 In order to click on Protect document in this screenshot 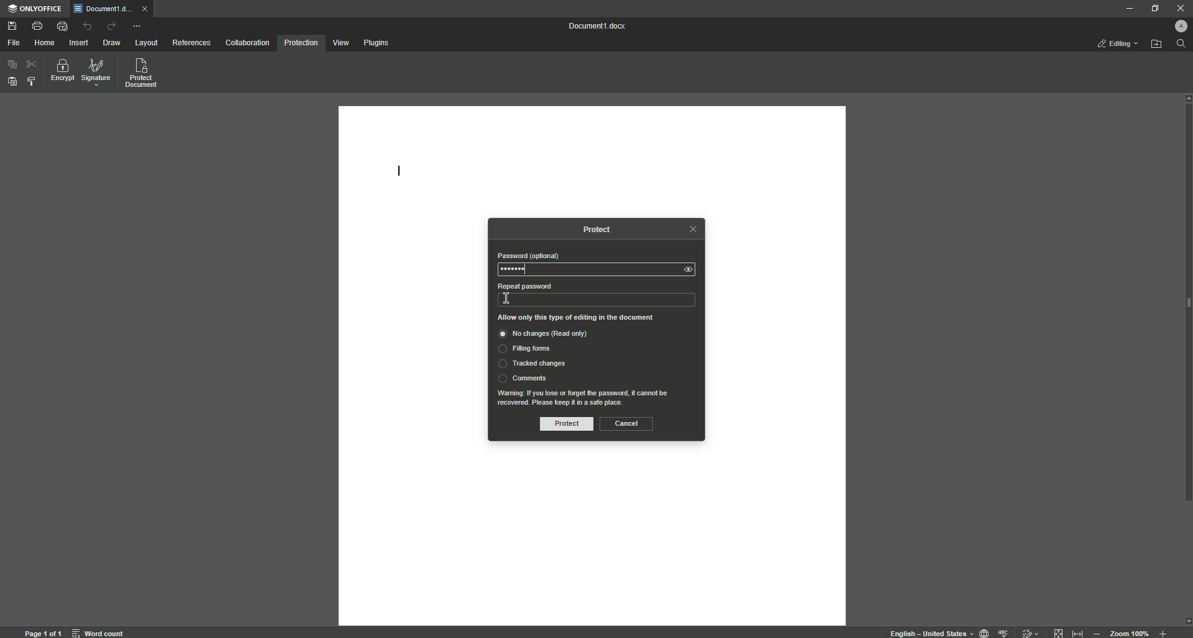, I will do `click(143, 74)`.